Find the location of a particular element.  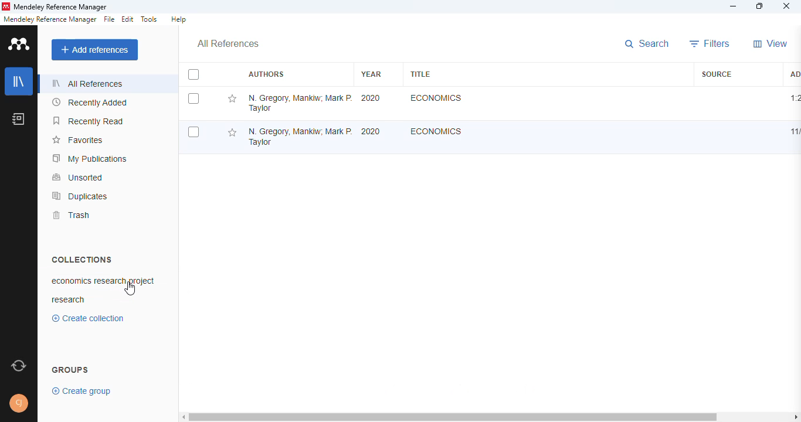

view is located at coordinates (771, 43).